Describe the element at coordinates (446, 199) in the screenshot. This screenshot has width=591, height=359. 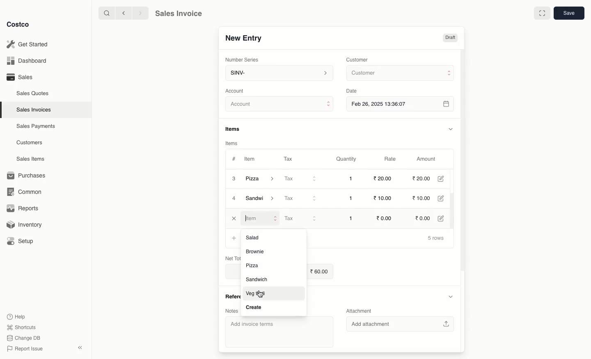
I see `Edit` at that location.